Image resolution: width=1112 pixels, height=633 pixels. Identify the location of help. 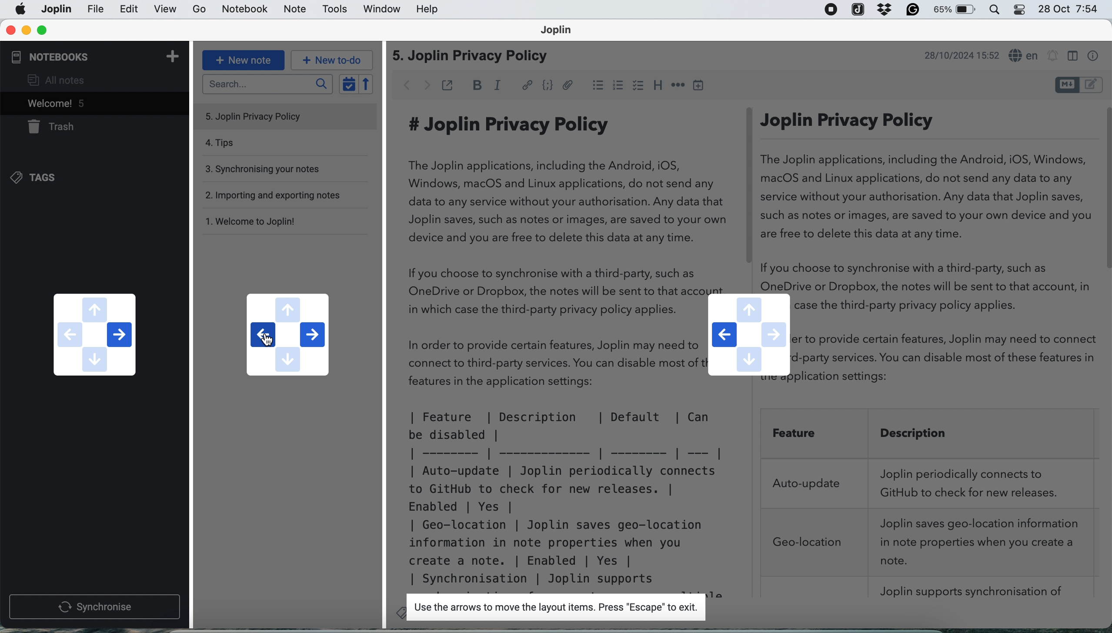
(429, 10).